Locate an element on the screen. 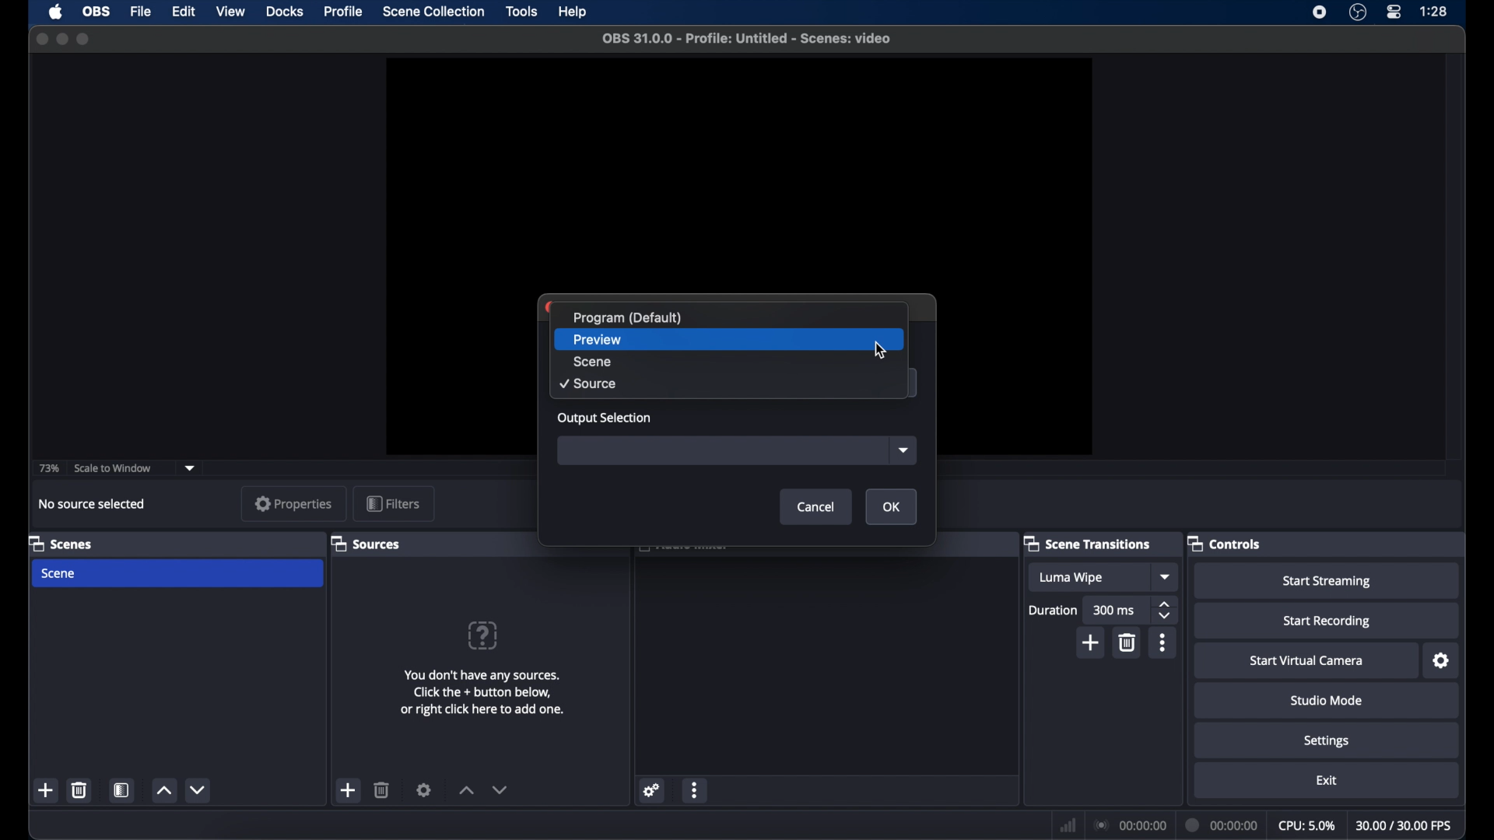 This screenshot has width=1494, height=840. help is located at coordinates (484, 635).